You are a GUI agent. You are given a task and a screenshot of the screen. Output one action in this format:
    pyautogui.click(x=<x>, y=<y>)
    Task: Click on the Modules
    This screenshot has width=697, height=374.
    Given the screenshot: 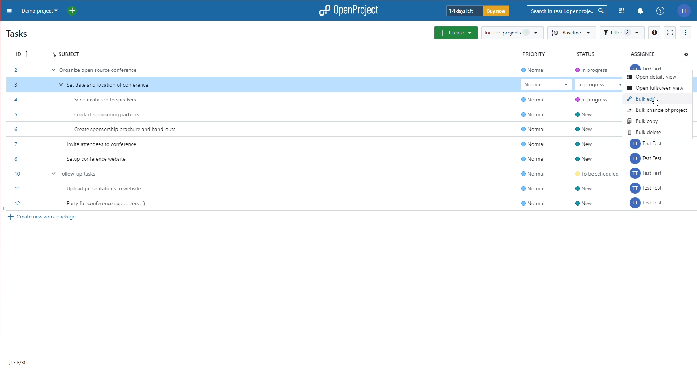 What is the action you would take?
    pyautogui.click(x=622, y=11)
    